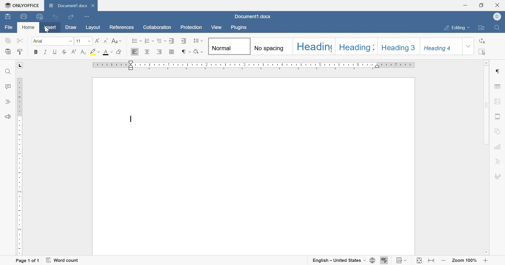  What do you see at coordinates (498, 5) in the screenshot?
I see `Close` at bounding box center [498, 5].